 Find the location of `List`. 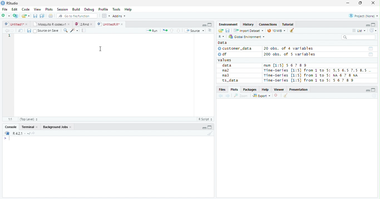

List is located at coordinates (359, 31).